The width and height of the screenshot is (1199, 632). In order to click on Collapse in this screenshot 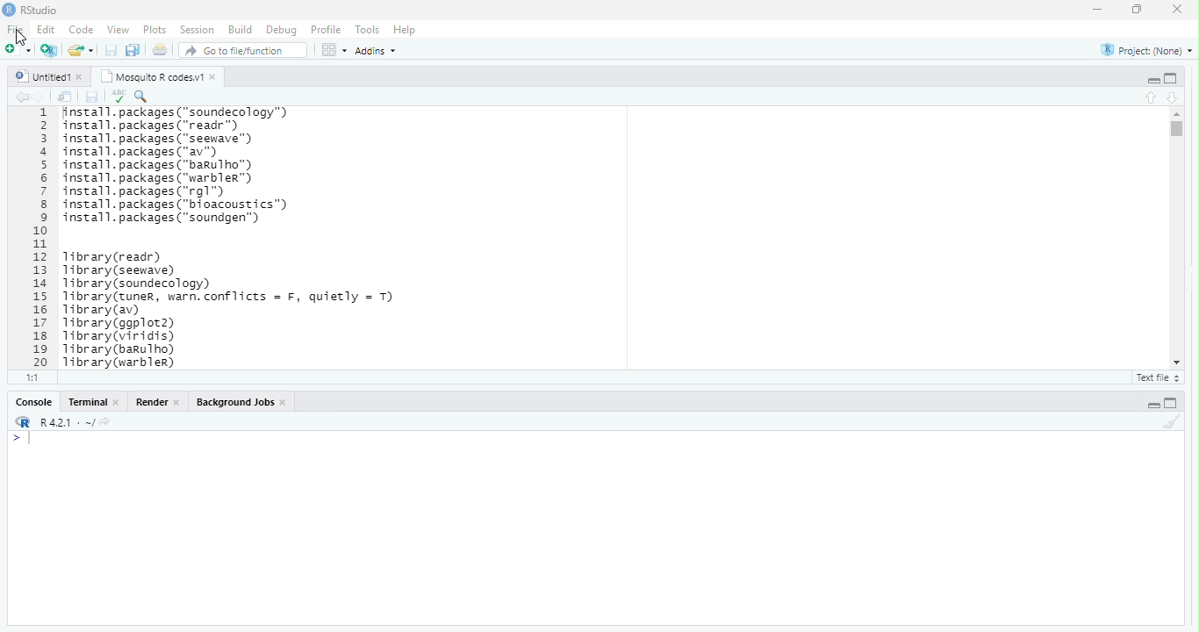, I will do `click(1153, 81)`.